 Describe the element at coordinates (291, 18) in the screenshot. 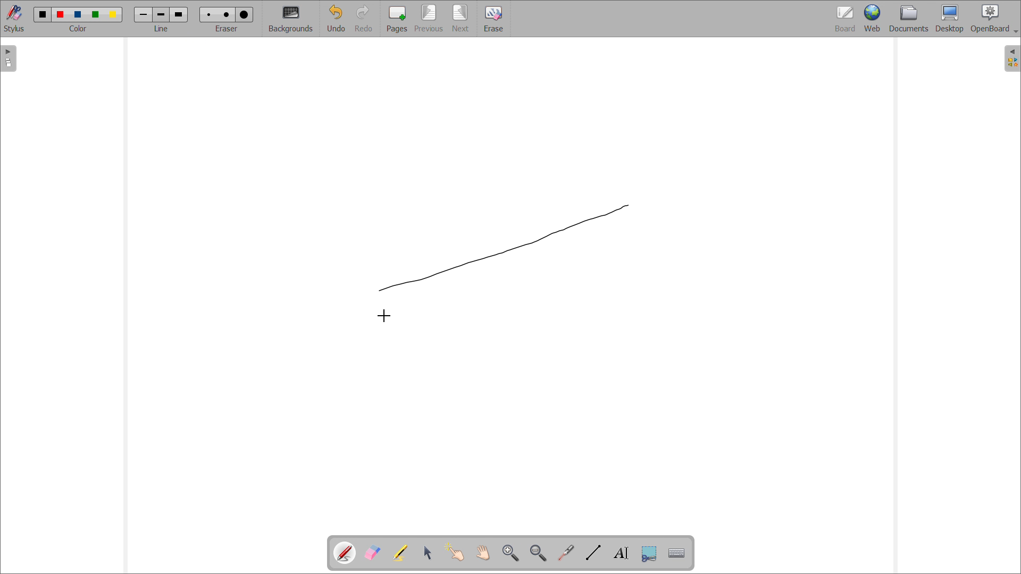

I see `backgrounds` at that location.